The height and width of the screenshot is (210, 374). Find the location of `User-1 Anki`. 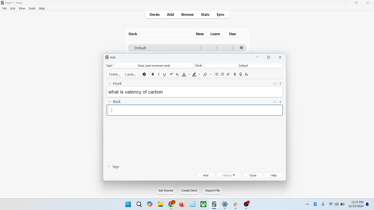

User-1 Anki is located at coordinates (15, 3).